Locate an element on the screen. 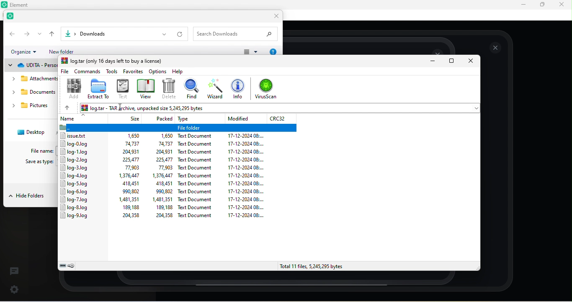 The image size is (572, 302). 1,650 is located at coordinates (134, 136).